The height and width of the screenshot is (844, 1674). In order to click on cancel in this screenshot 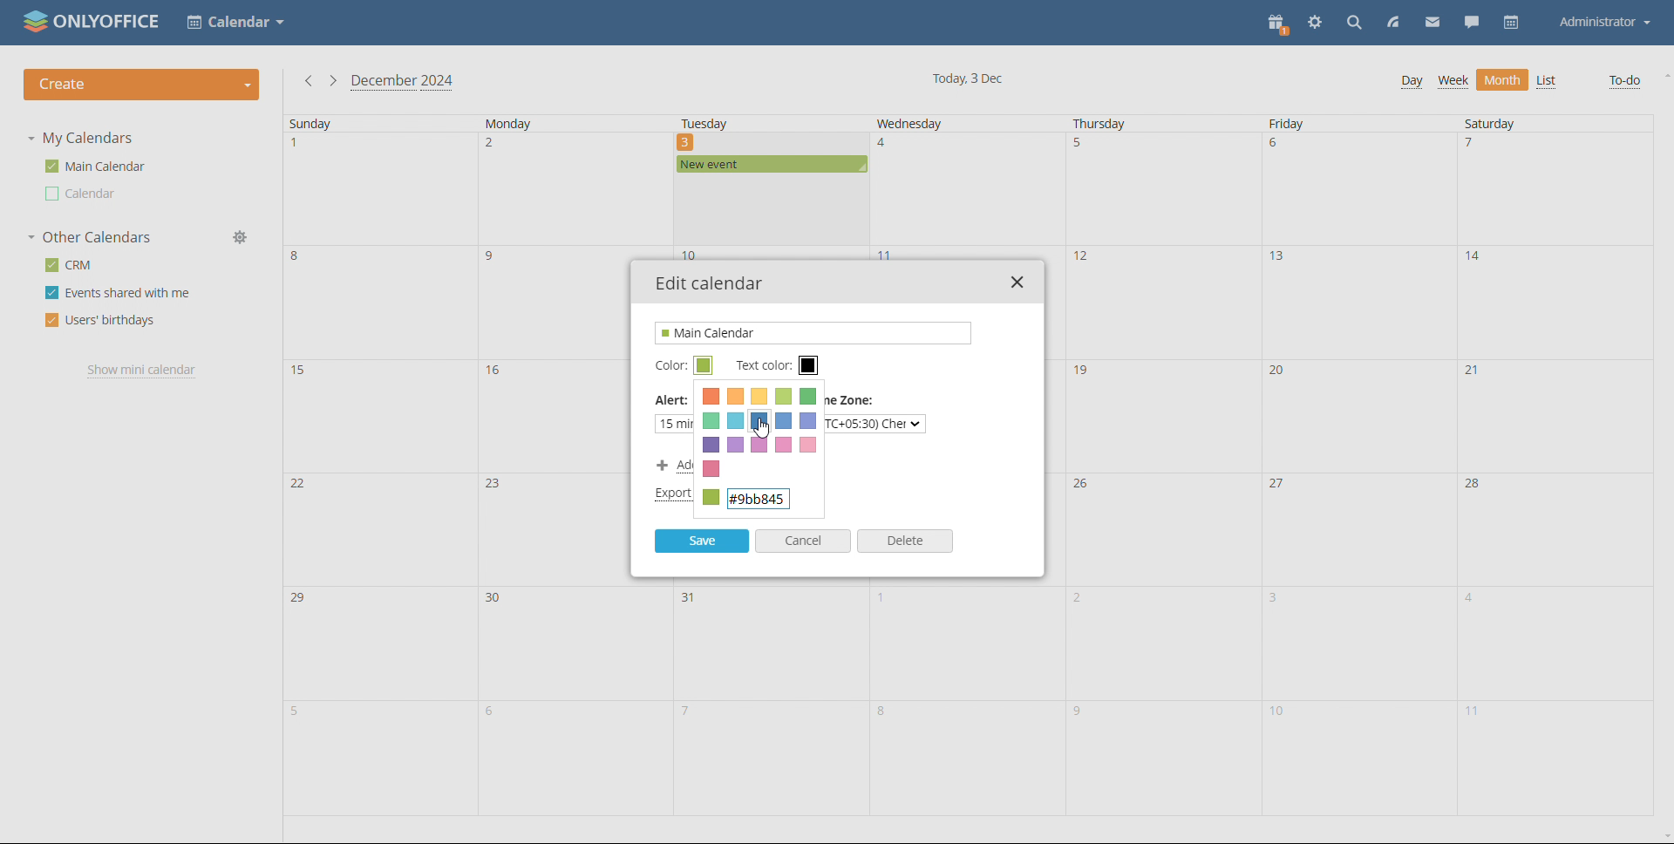, I will do `click(803, 541)`.